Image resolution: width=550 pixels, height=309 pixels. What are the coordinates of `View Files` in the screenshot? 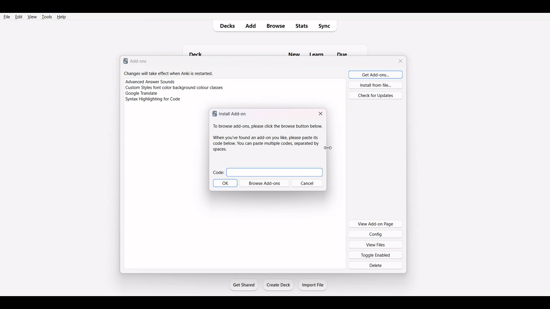 It's located at (376, 244).